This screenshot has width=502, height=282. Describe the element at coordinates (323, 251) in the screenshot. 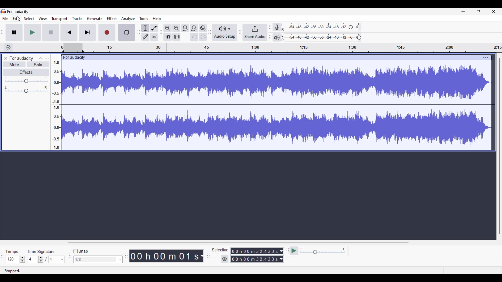

I see `Playback speed scale` at that location.